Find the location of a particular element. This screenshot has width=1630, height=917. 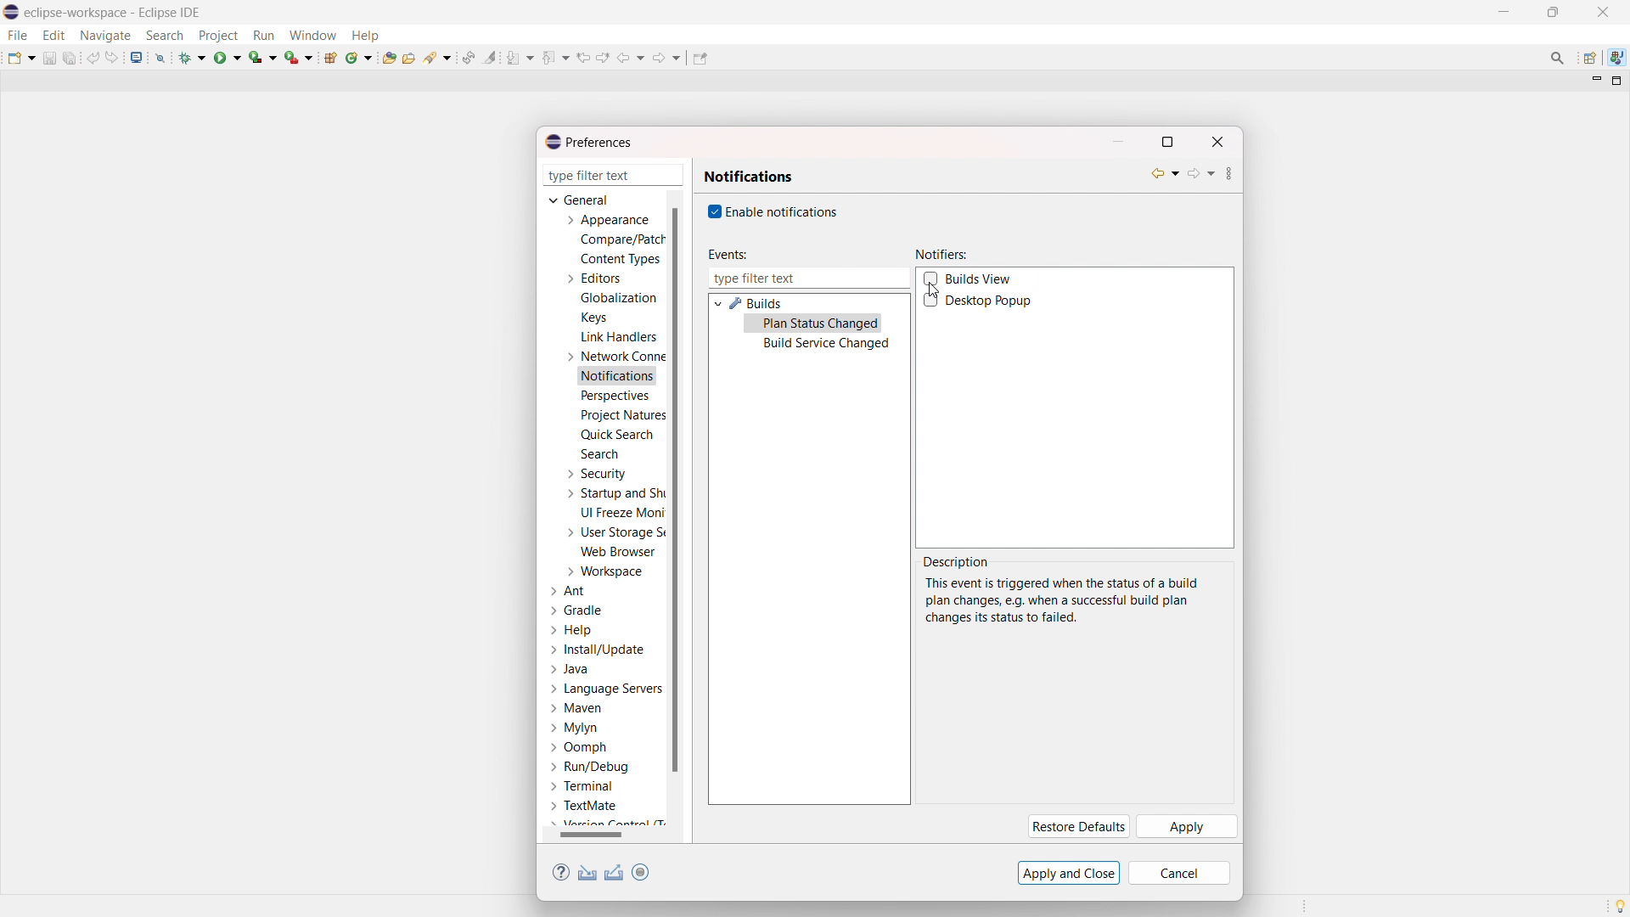

restore defaults is located at coordinates (1076, 827).